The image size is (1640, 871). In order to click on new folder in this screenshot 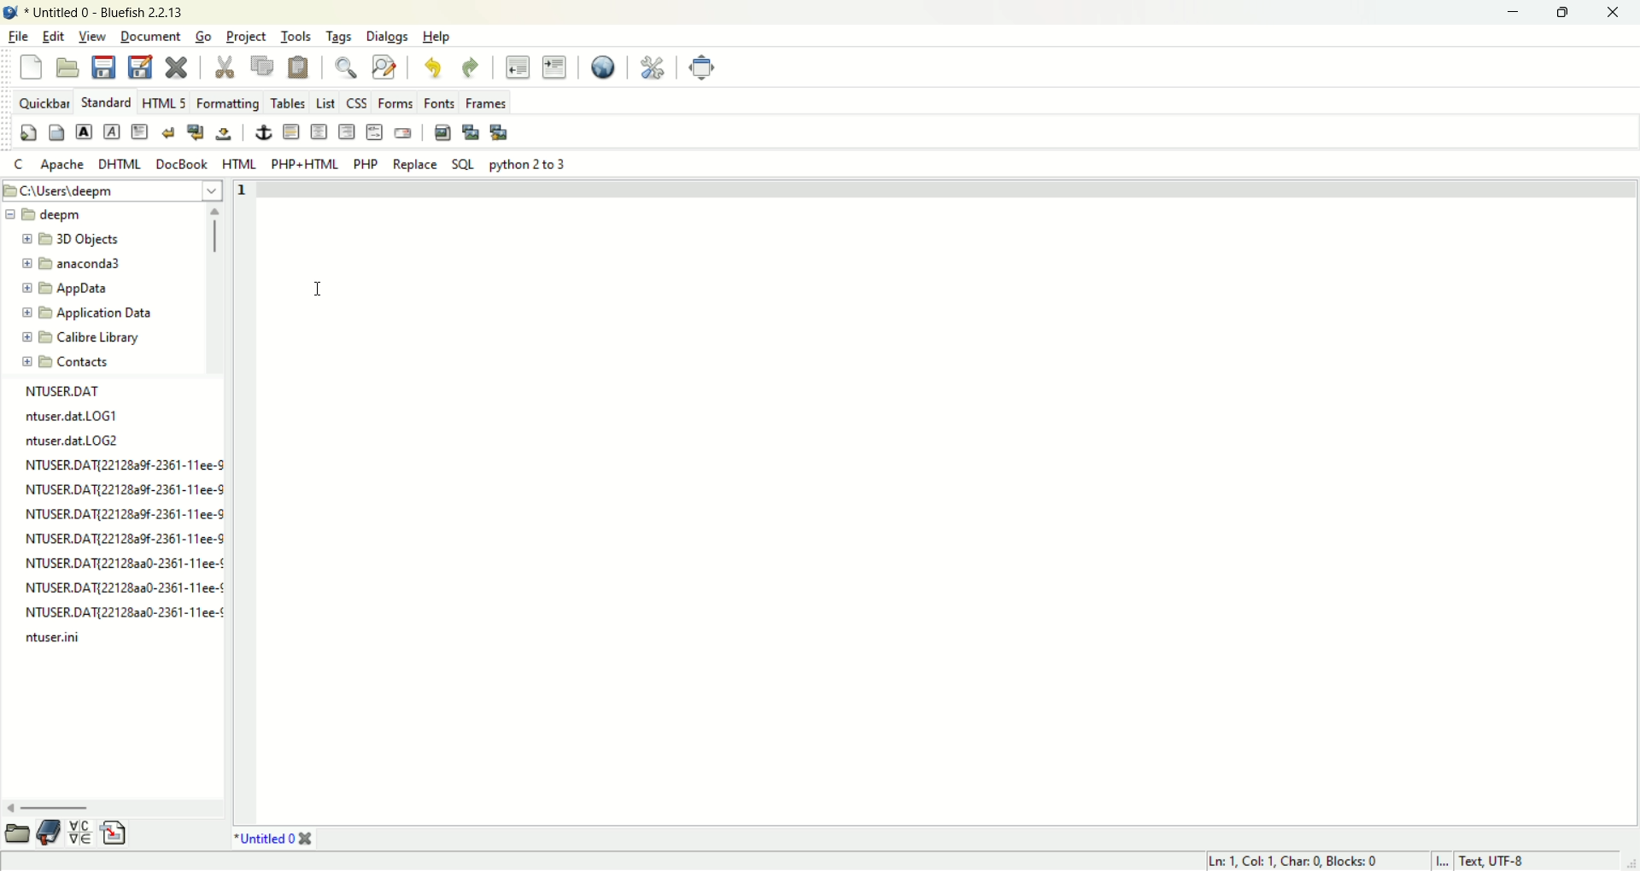, I will do `click(78, 238)`.